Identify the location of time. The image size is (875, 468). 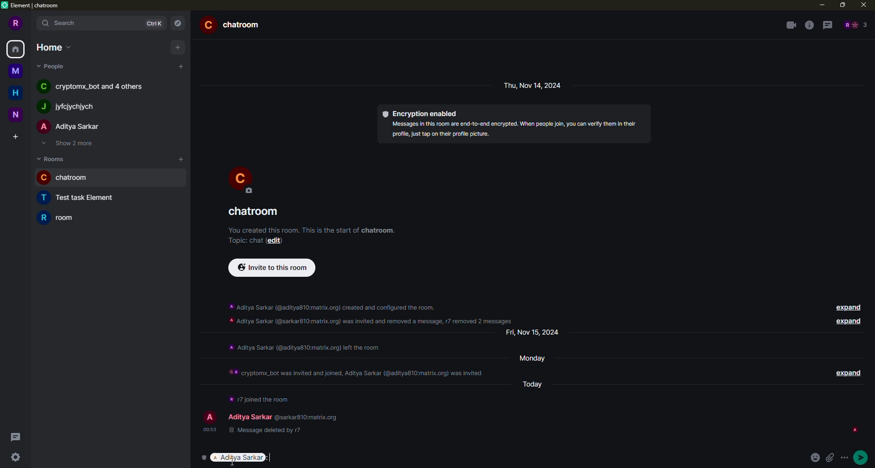
(209, 429).